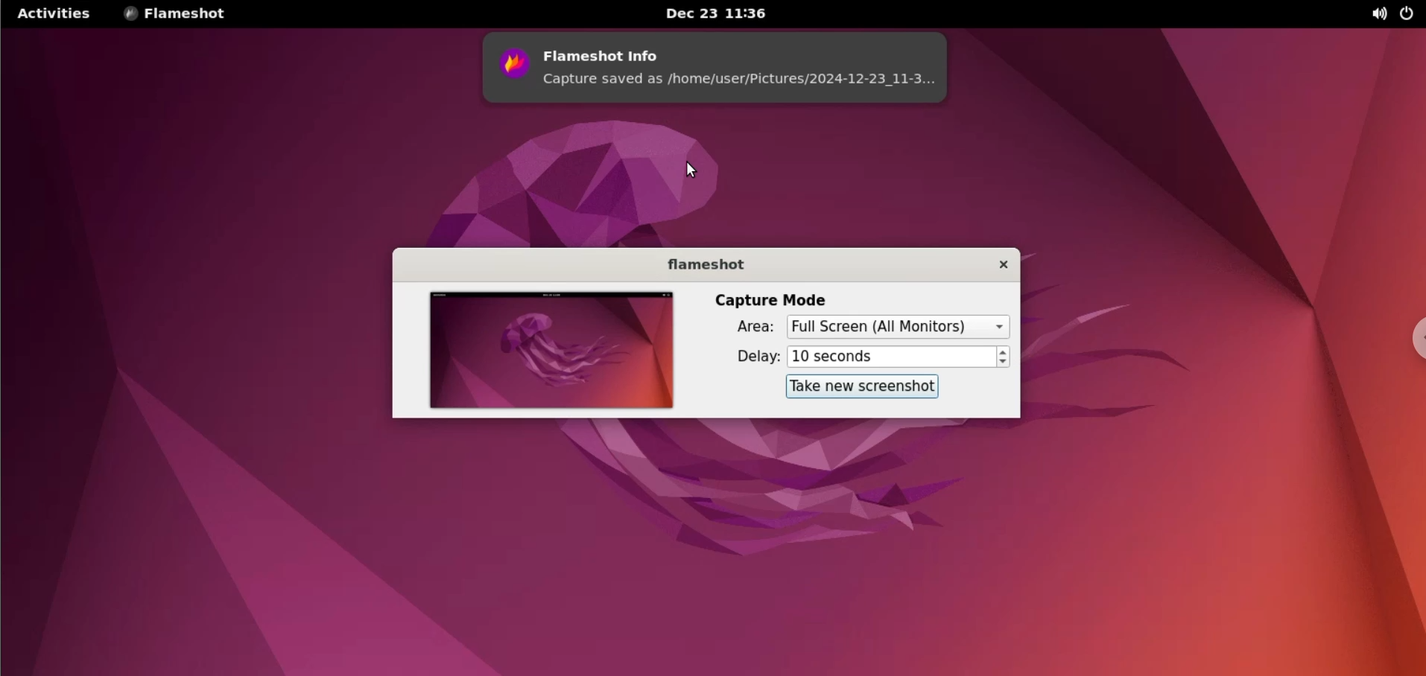 This screenshot has width=1426, height=676. Describe the element at coordinates (548, 352) in the screenshot. I see `screenshot preview` at that location.